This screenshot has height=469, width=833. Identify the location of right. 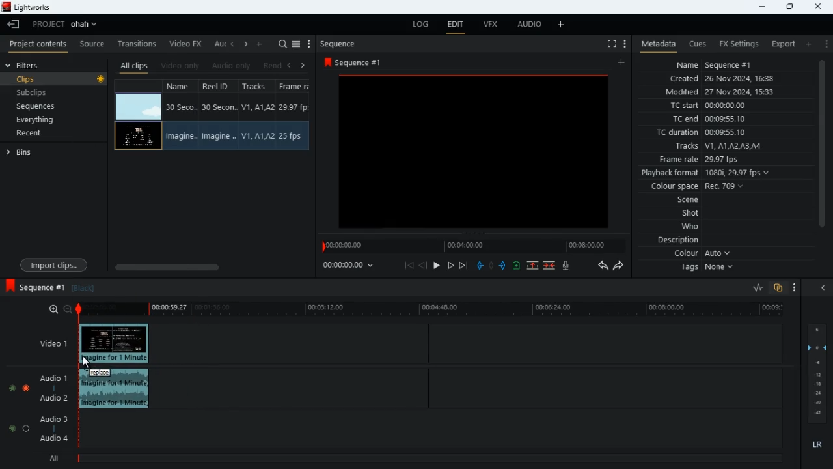
(247, 45).